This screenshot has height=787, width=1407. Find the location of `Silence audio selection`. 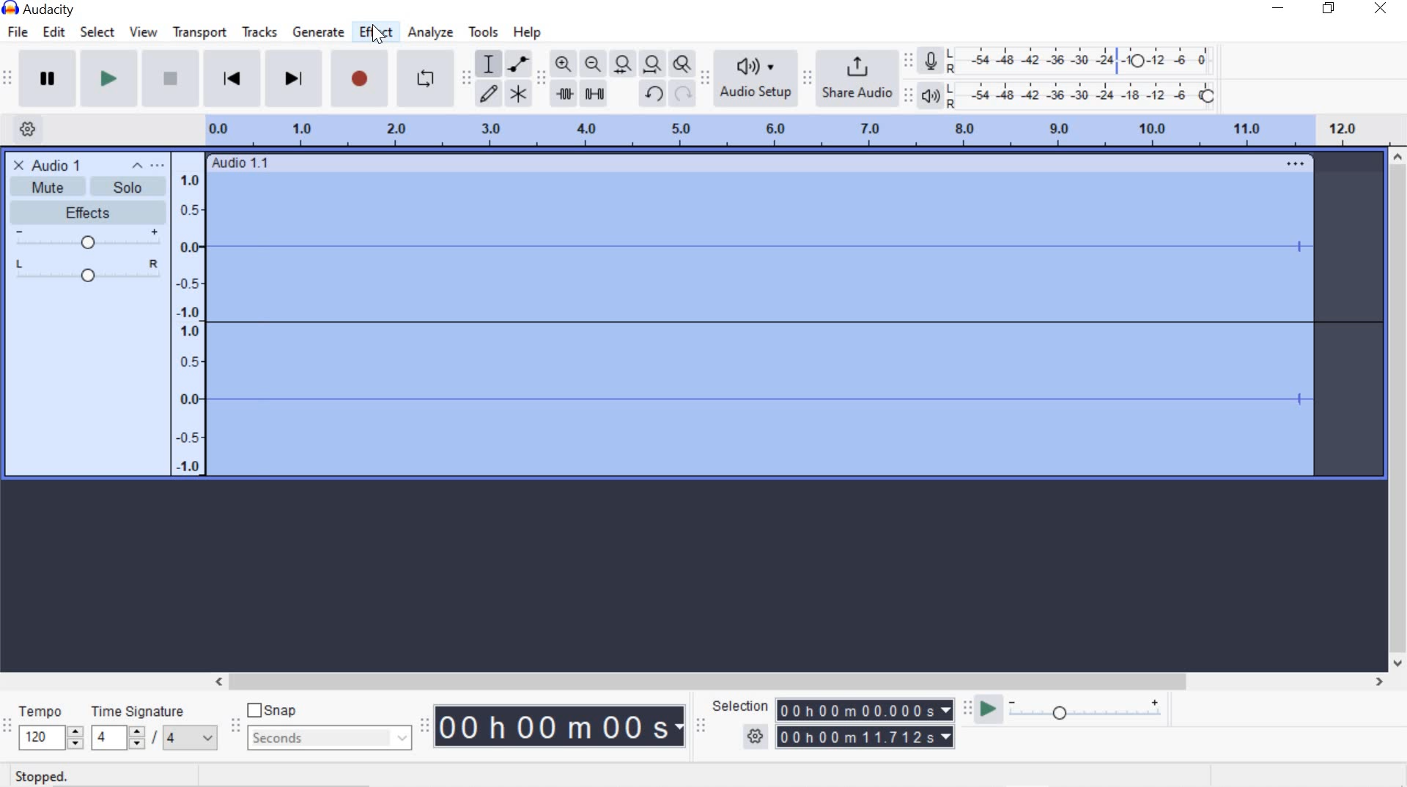

Silence audio selection is located at coordinates (594, 93).